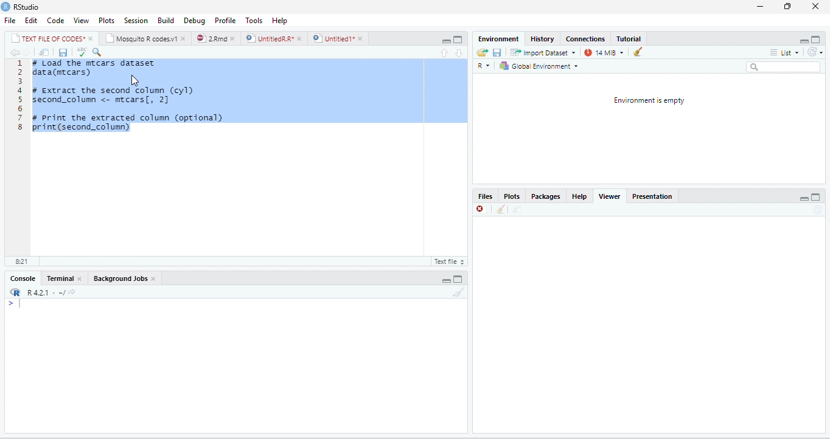  Describe the element at coordinates (226, 19) in the screenshot. I see `Profile` at that location.